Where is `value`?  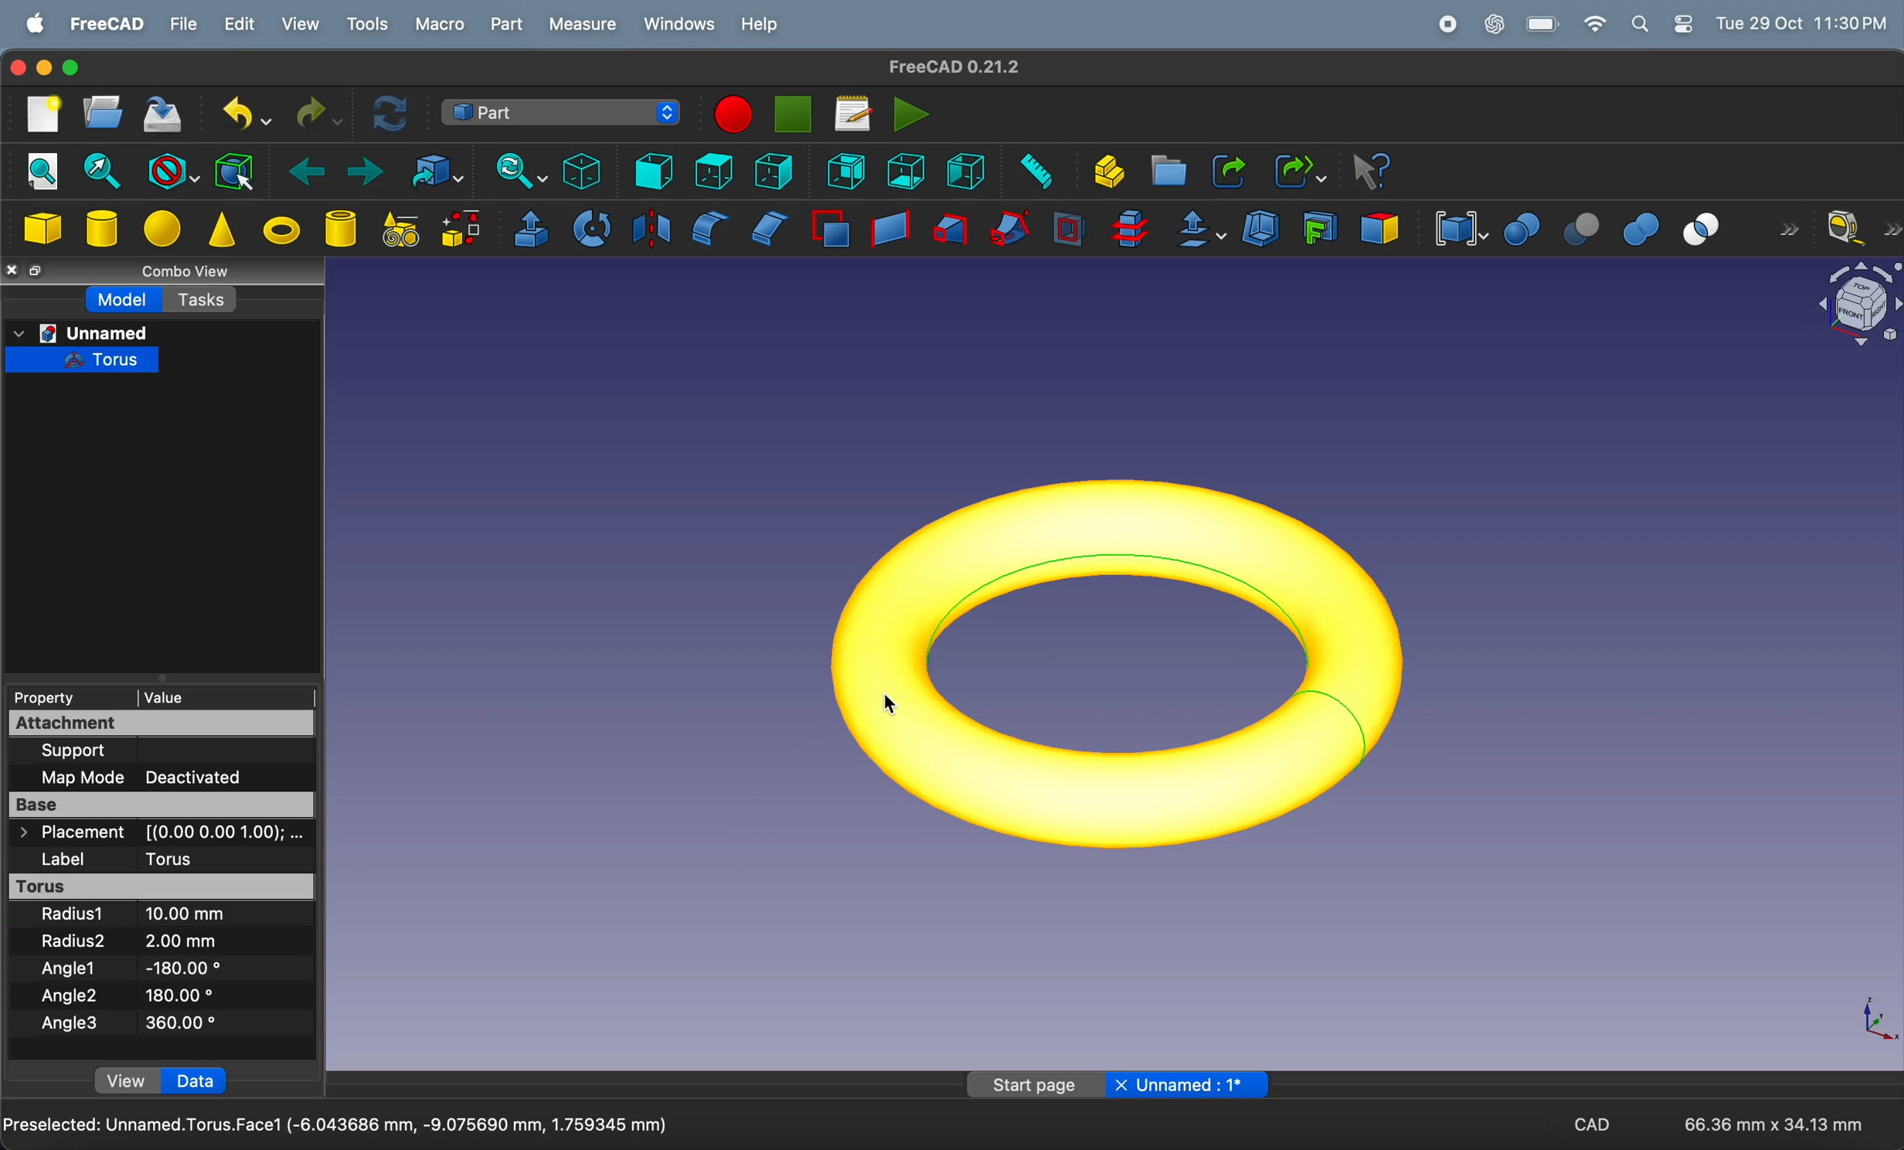 value is located at coordinates (222, 698).